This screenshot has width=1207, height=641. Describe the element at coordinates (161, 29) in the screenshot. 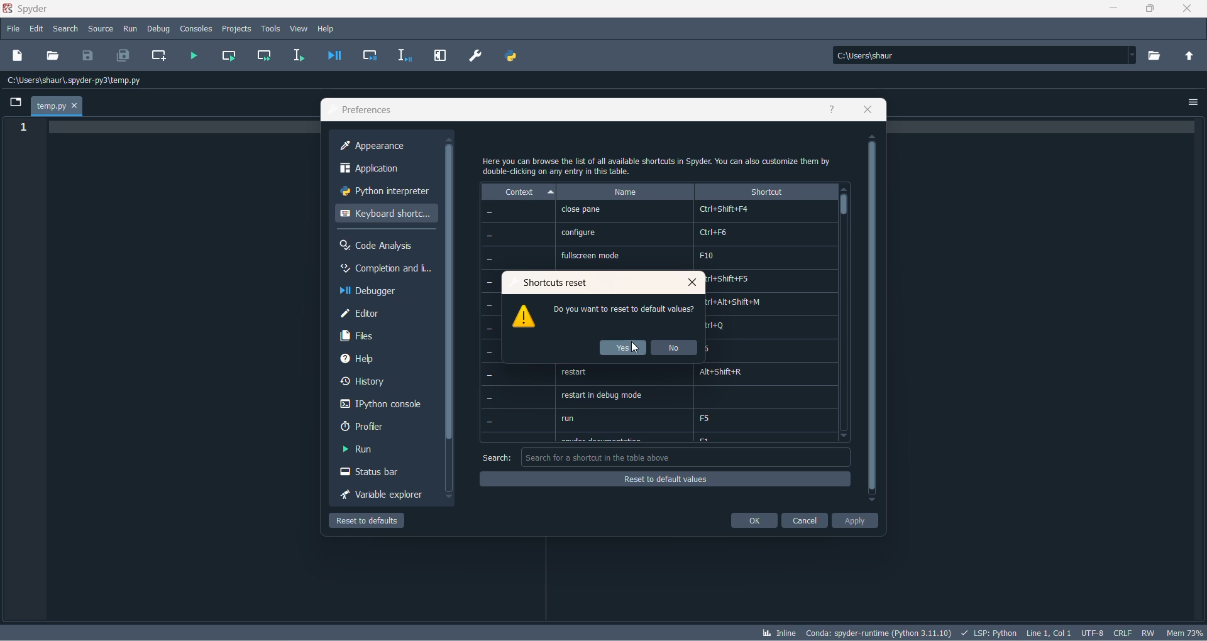

I see `debug` at that location.